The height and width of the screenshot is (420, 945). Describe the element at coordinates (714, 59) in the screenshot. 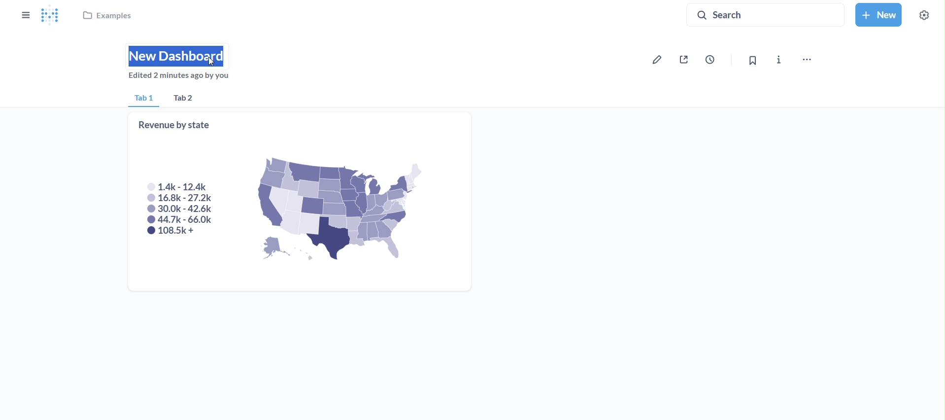

I see `auto refresh` at that location.